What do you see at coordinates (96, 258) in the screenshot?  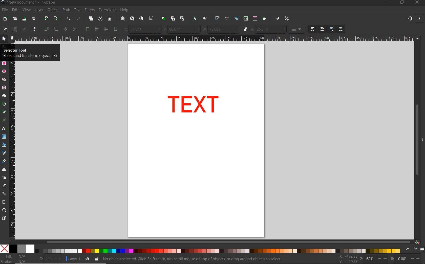 I see `lock/unlock current layer` at bounding box center [96, 258].